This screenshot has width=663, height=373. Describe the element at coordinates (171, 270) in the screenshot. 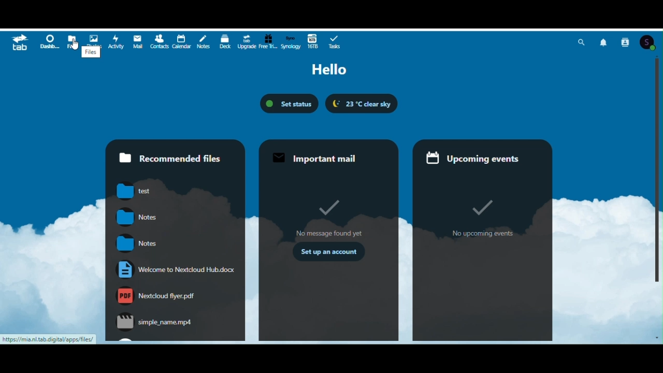

I see `Welcome to Nextcloud.hub.docx` at that location.